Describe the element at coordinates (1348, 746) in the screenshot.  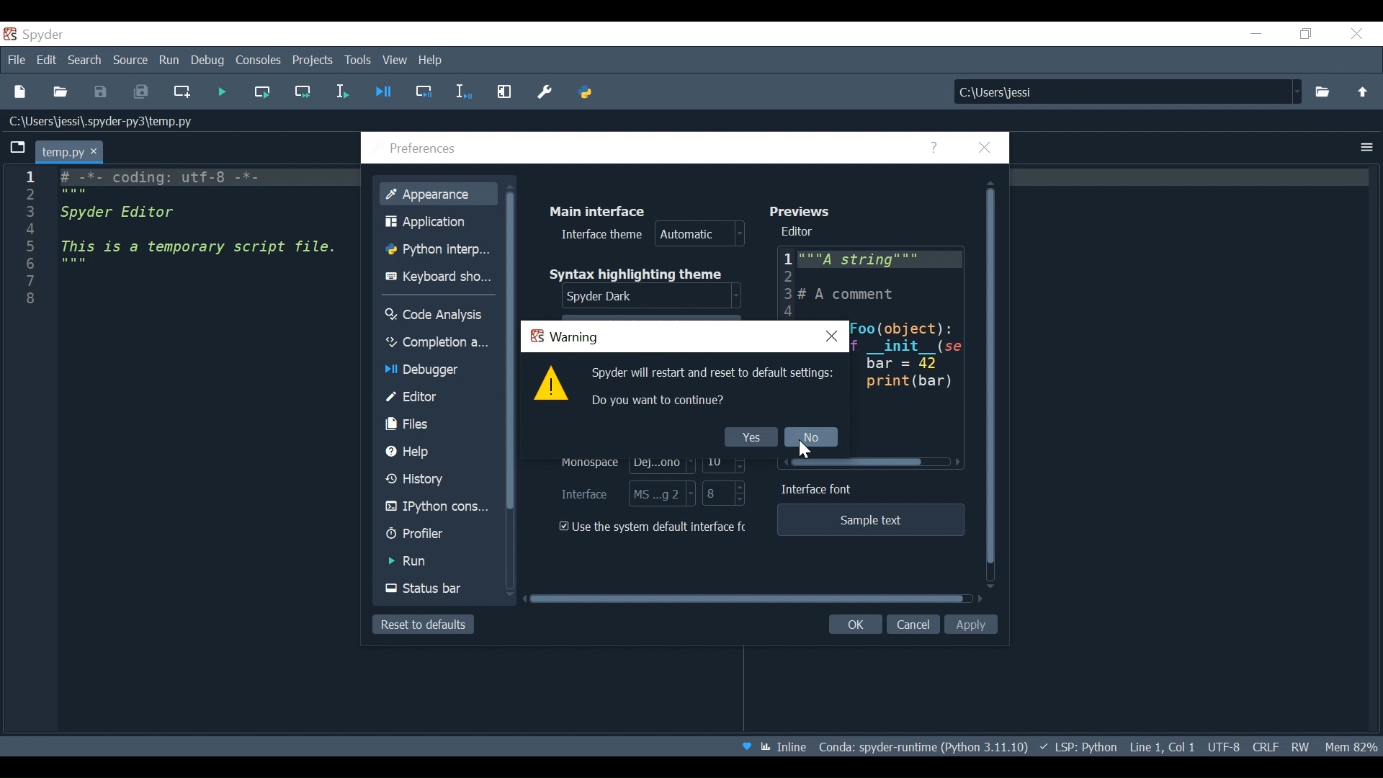
I see `Memory Usage` at that location.